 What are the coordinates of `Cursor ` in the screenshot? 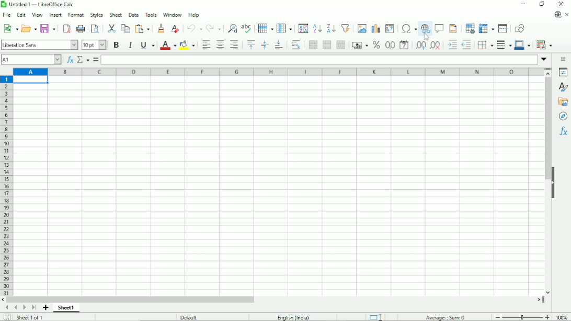 It's located at (426, 36).